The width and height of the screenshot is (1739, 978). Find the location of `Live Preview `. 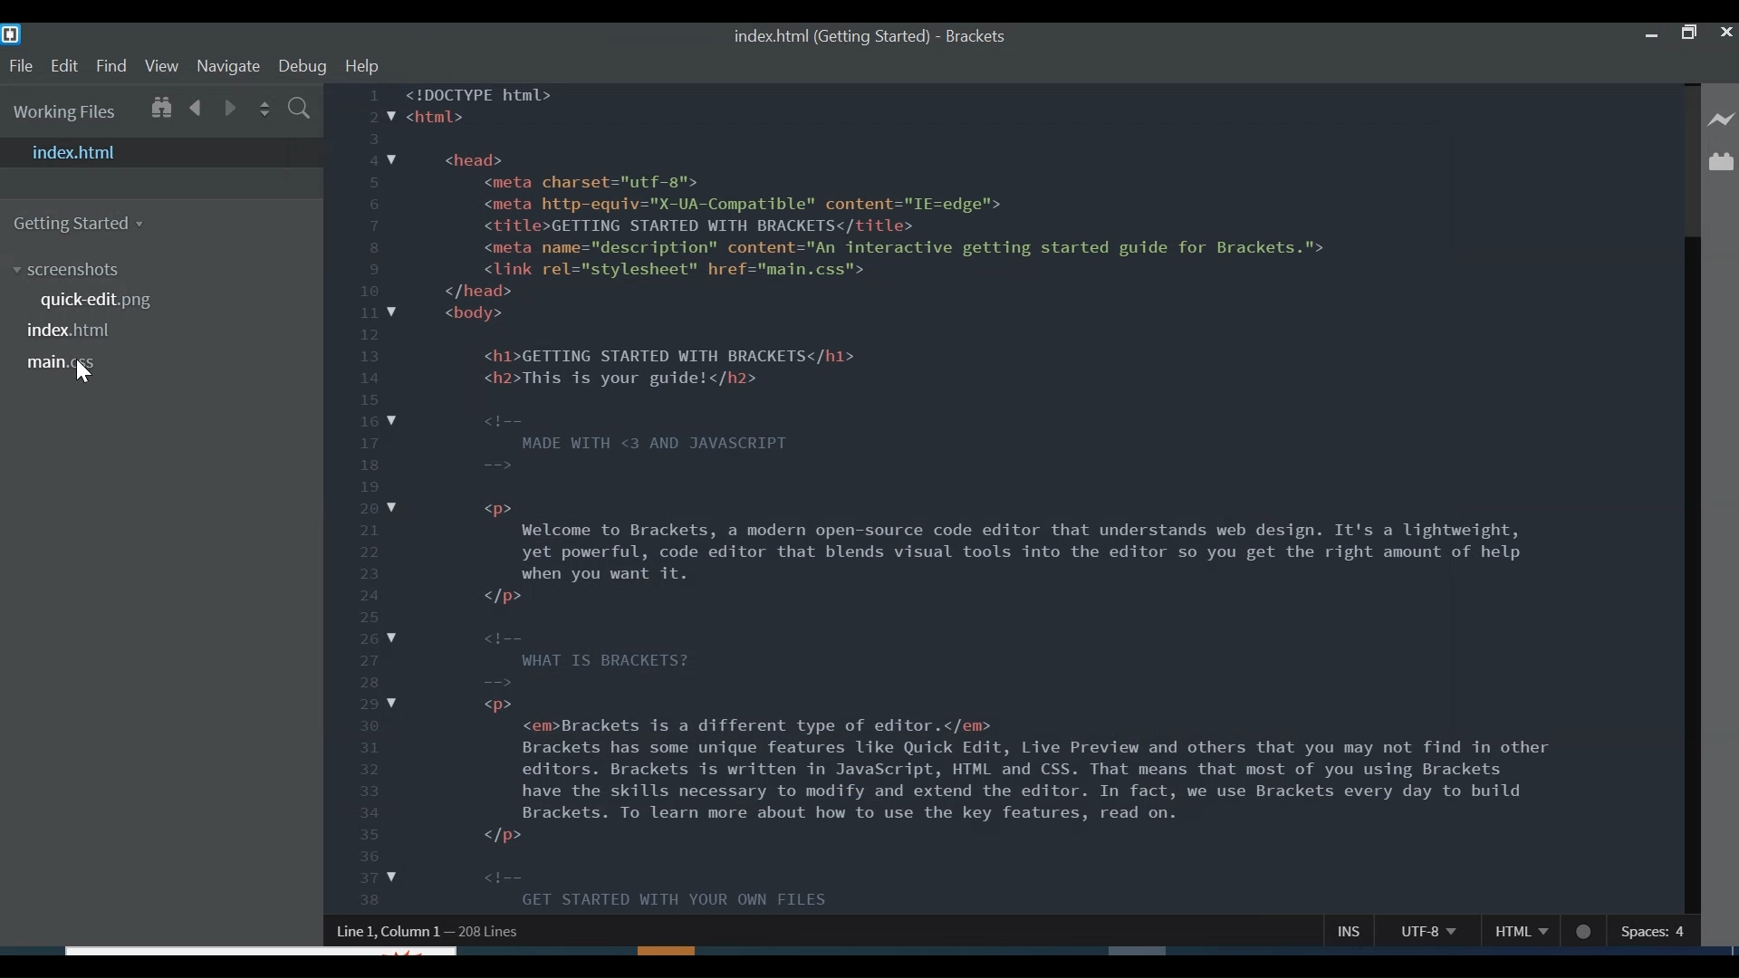

Live Preview  is located at coordinates (1719, 121).